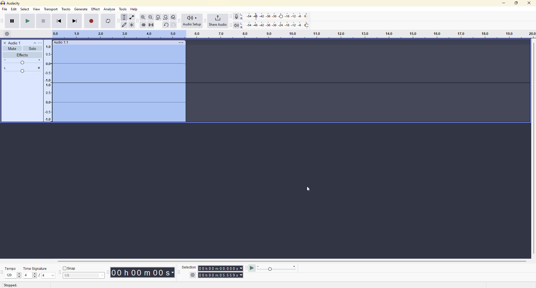 The height and width of the screenshot is (288, 536). I want to click on selection, so click(188, 267).